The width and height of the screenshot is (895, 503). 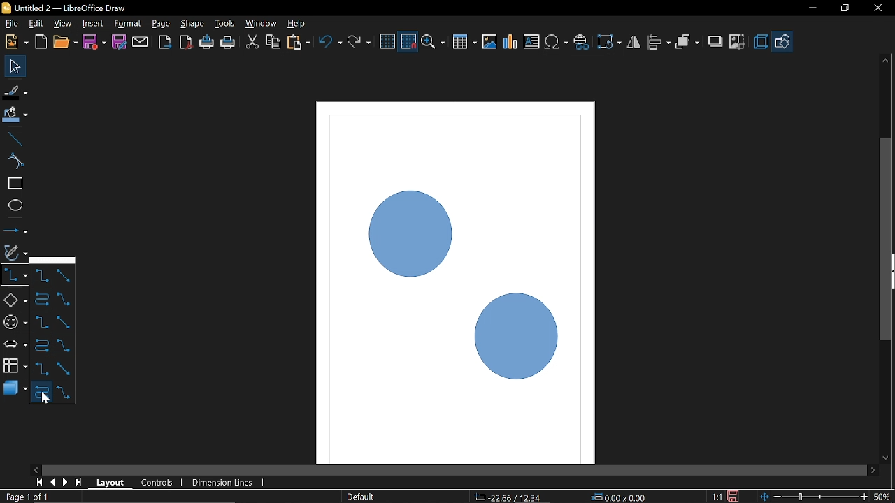 What do you see at coordinates (15, 66) in the screenshot?
I see `Select` at bounding box center [15, 66].